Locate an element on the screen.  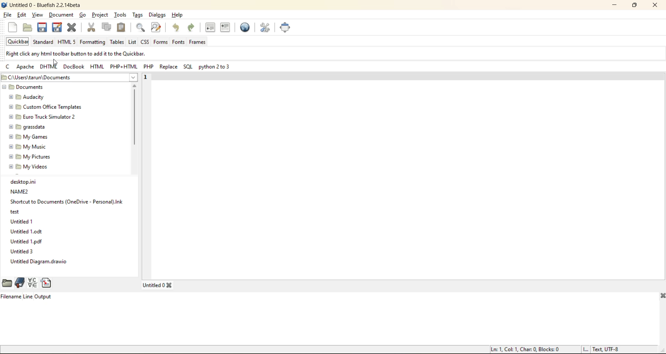
python 2 to 3 is located at coordinates (215, 68).